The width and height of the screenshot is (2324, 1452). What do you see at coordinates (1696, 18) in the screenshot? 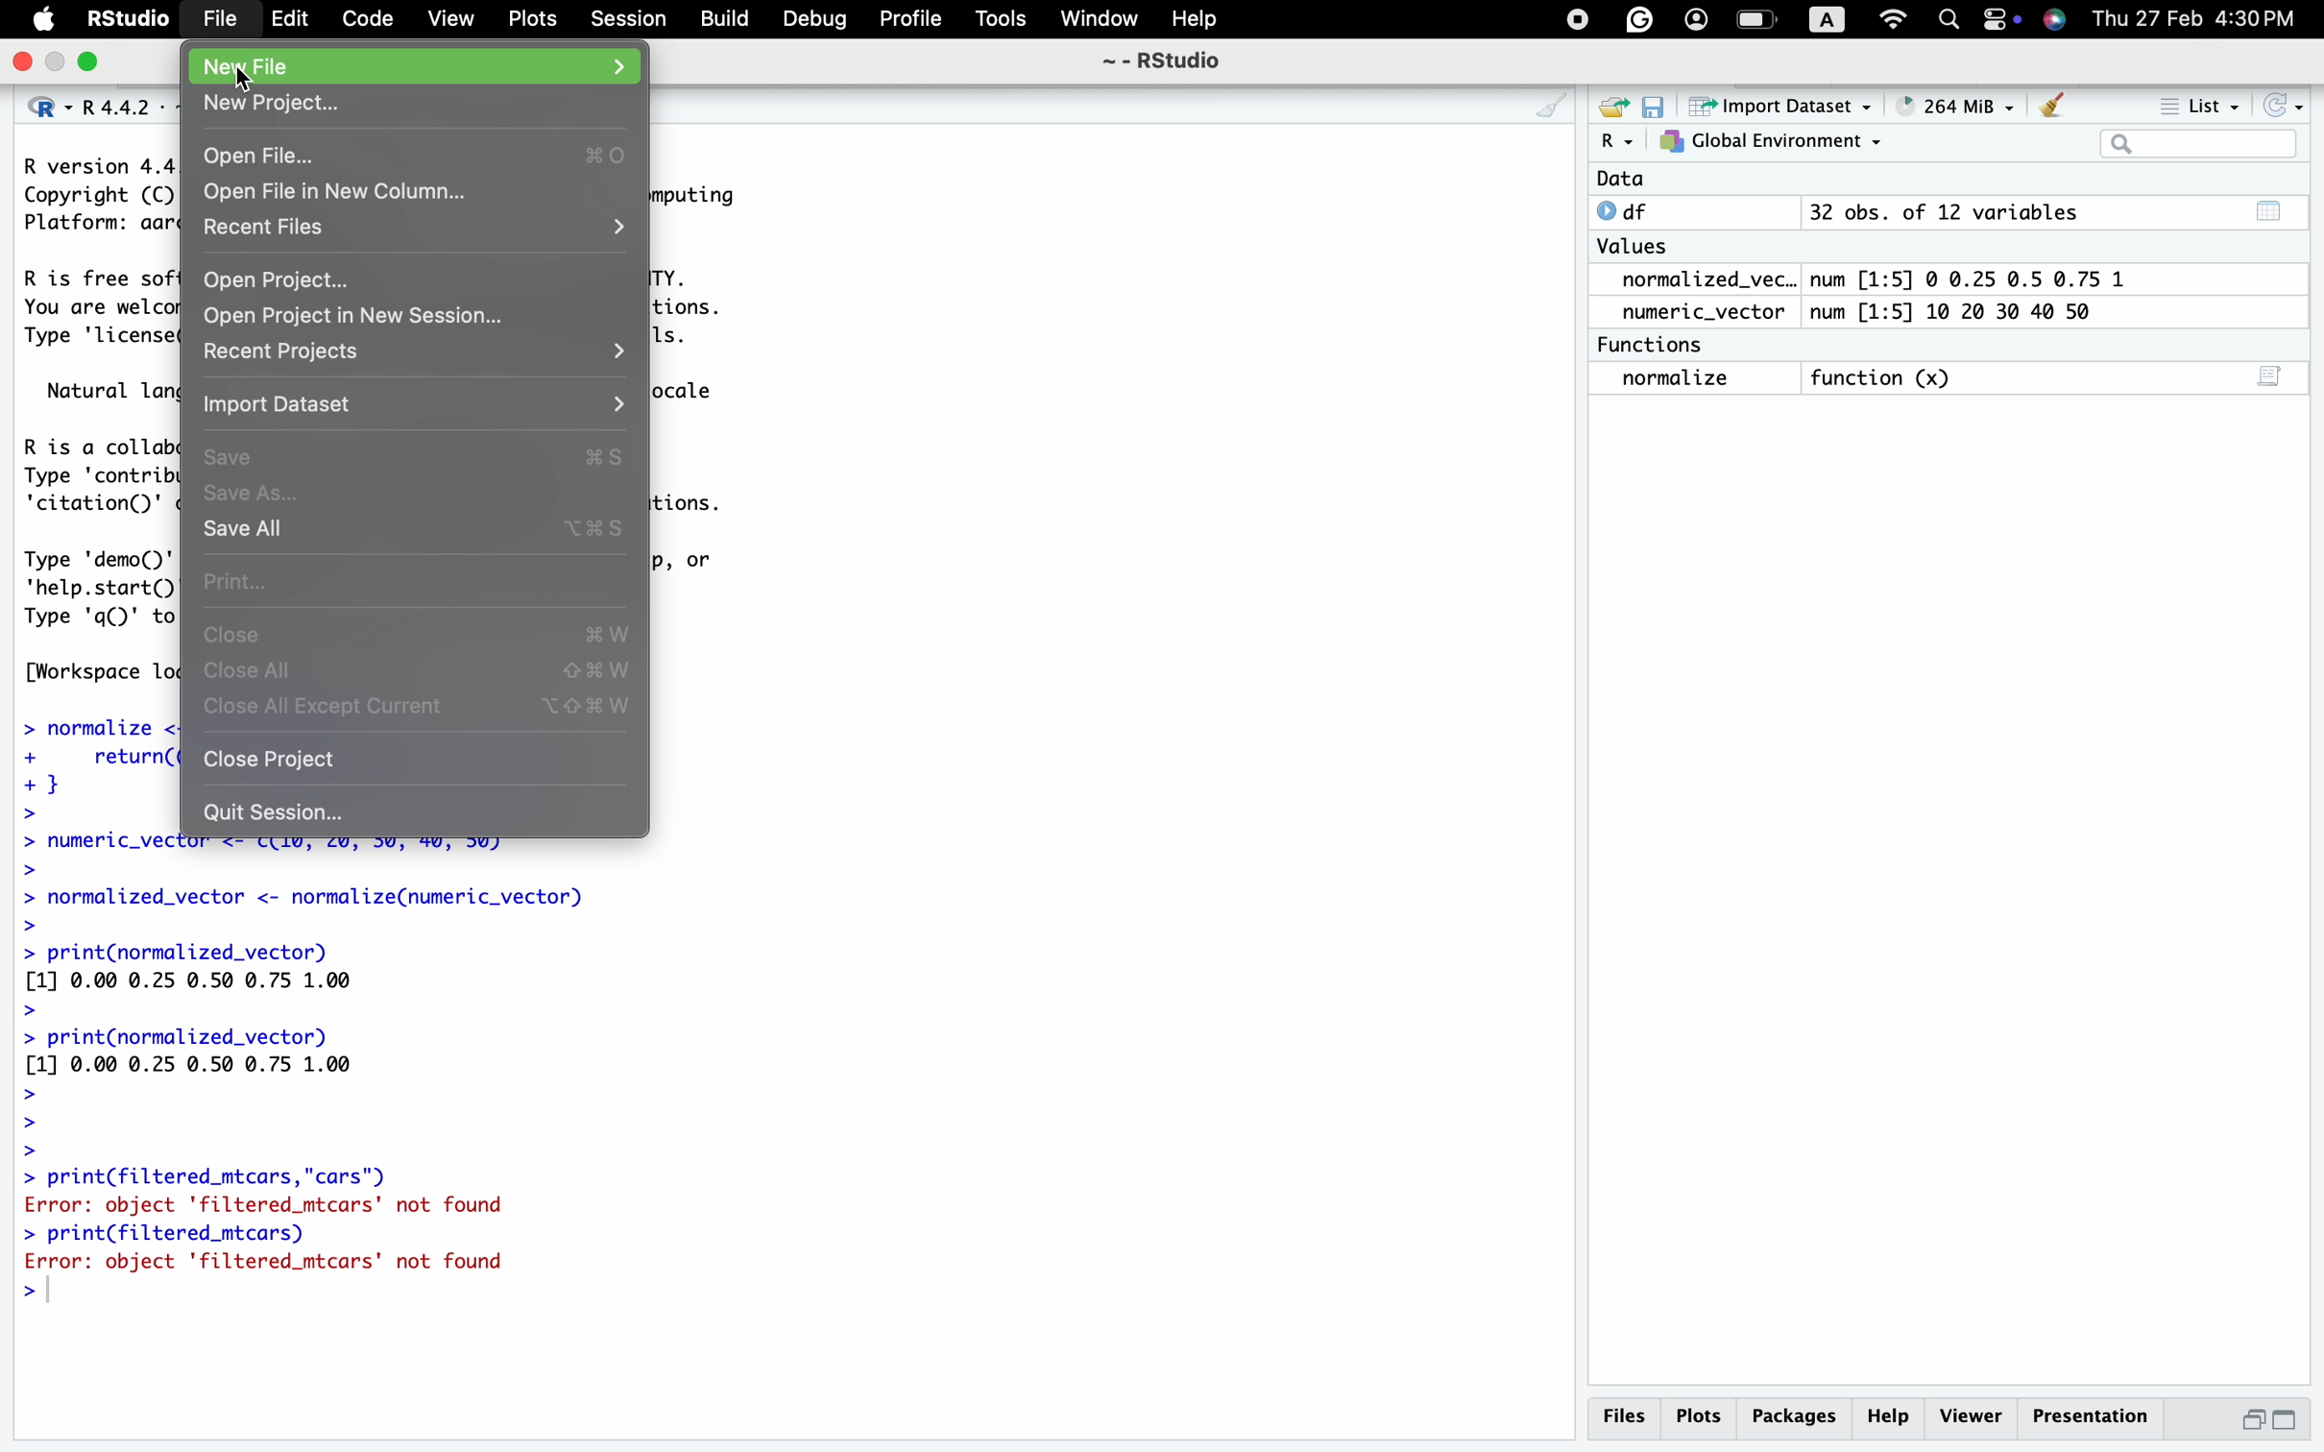
I see `profile` at bounding box center [1696, 18].